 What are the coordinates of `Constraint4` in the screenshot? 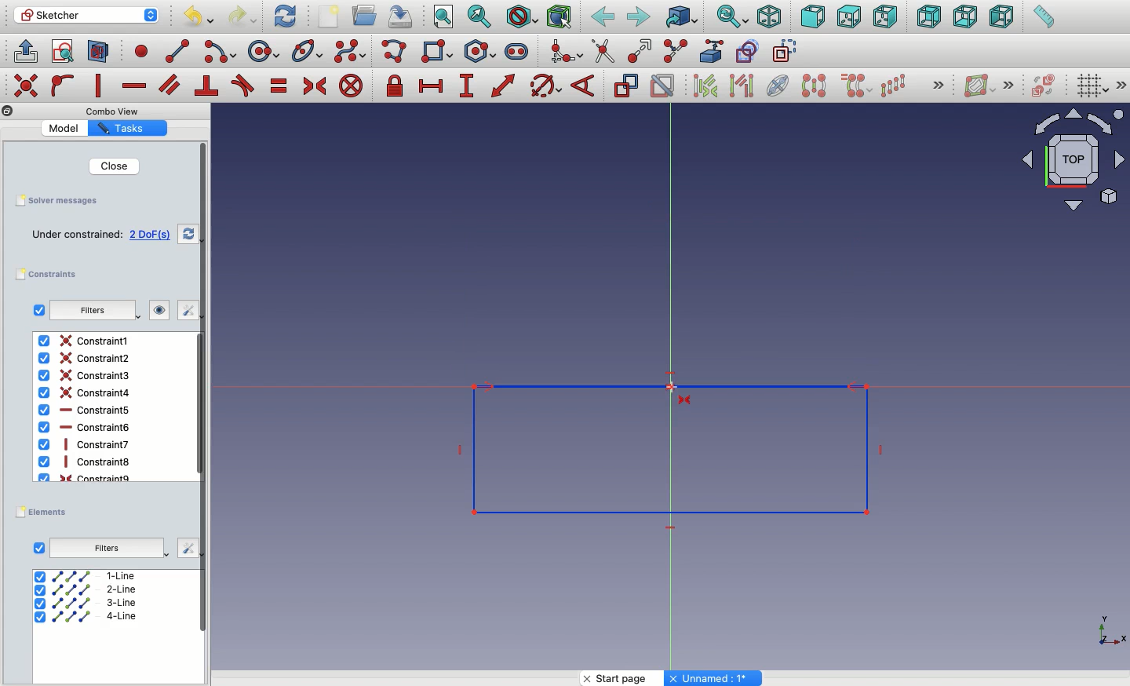 It's located at (86, 392).